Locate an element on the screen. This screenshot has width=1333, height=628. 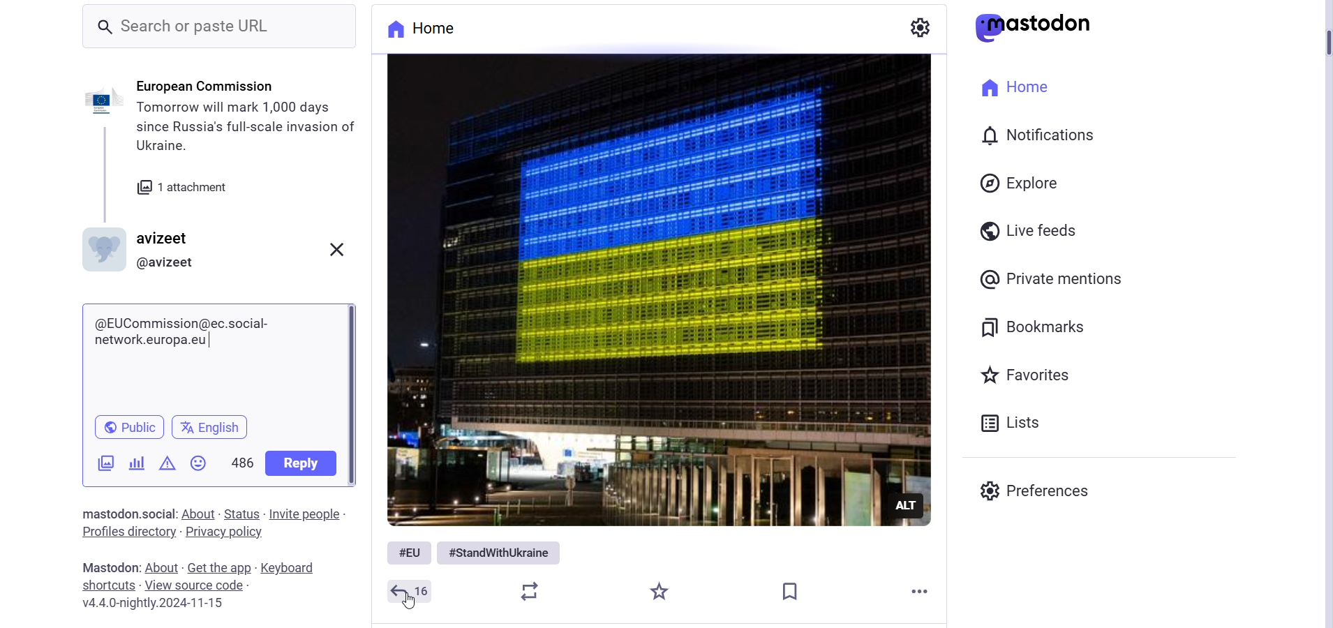
Reply is located at coordinates (302, 465).